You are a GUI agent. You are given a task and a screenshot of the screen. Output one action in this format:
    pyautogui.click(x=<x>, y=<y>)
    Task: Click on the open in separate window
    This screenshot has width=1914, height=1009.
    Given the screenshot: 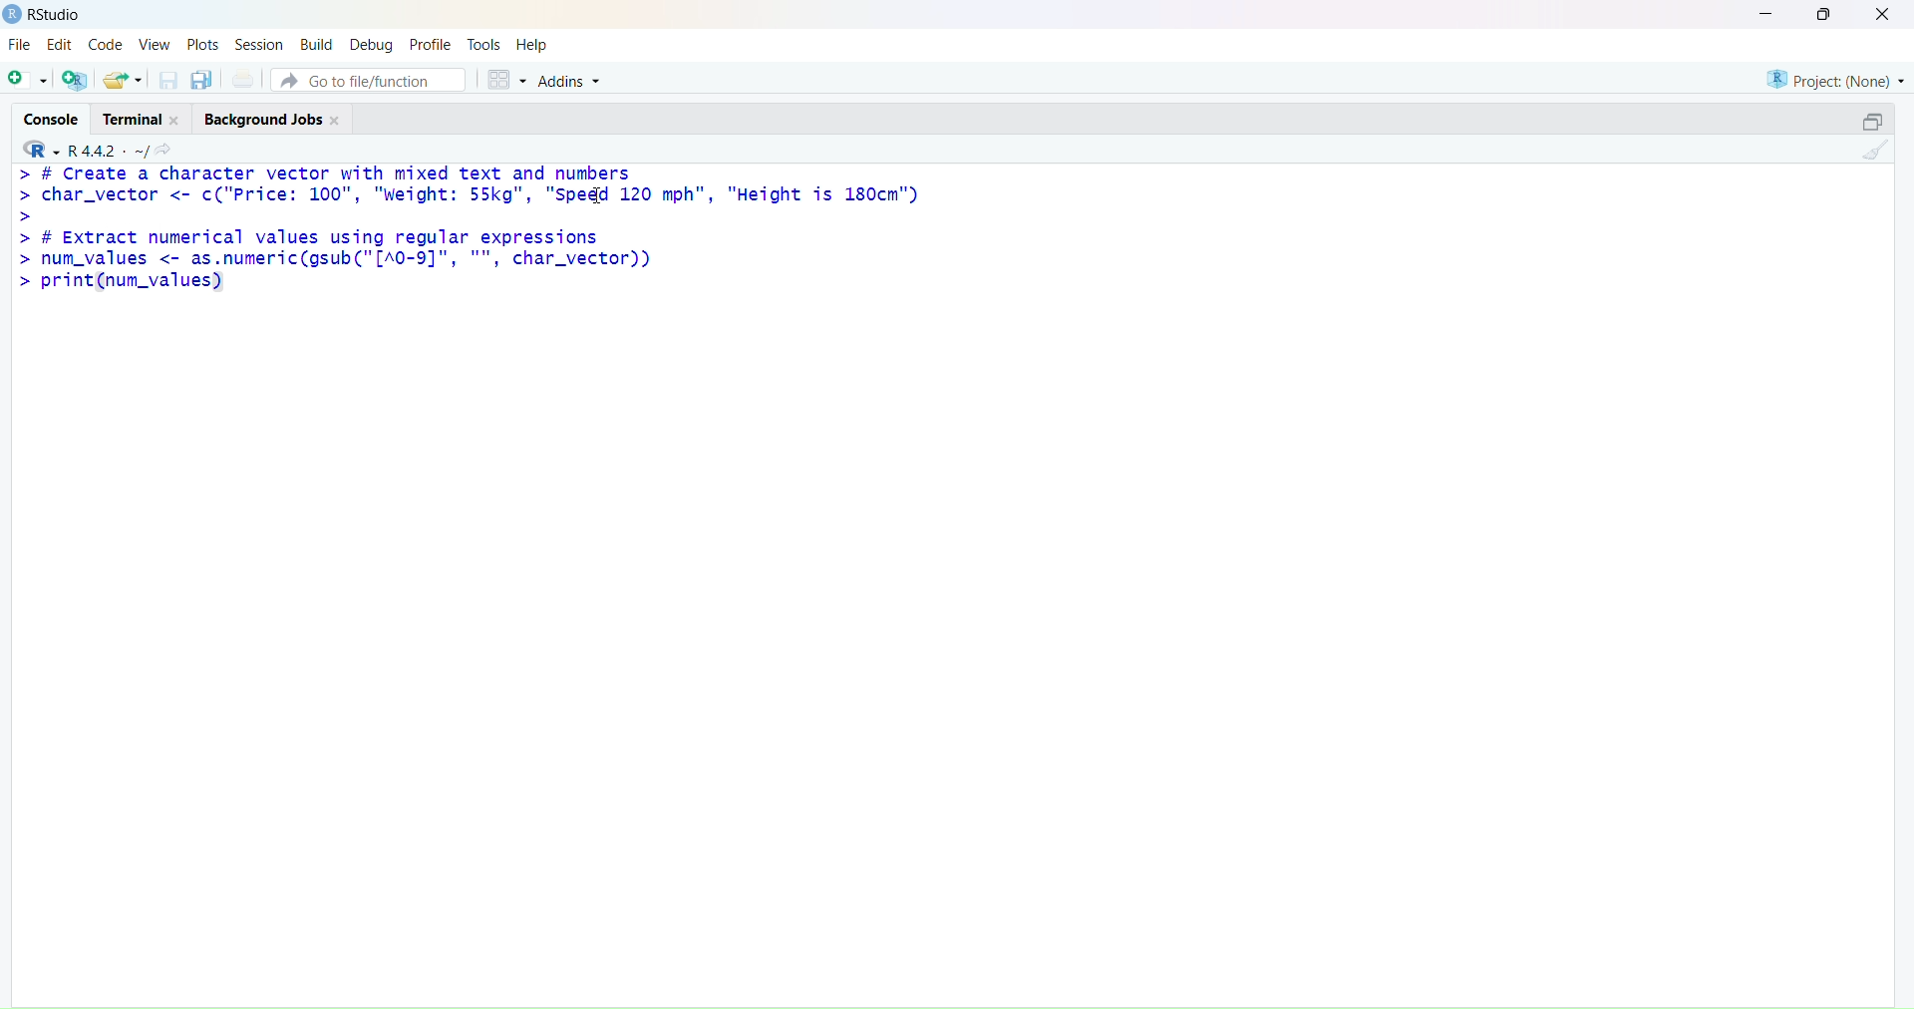 What is the action you would take?
    pyautogui.click(x=1872, y=120)
    